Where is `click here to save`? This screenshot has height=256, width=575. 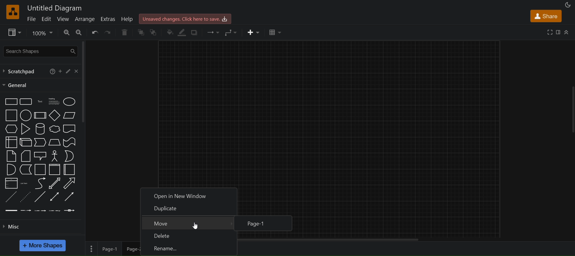
click here to save is located at coordinates (185, 18).